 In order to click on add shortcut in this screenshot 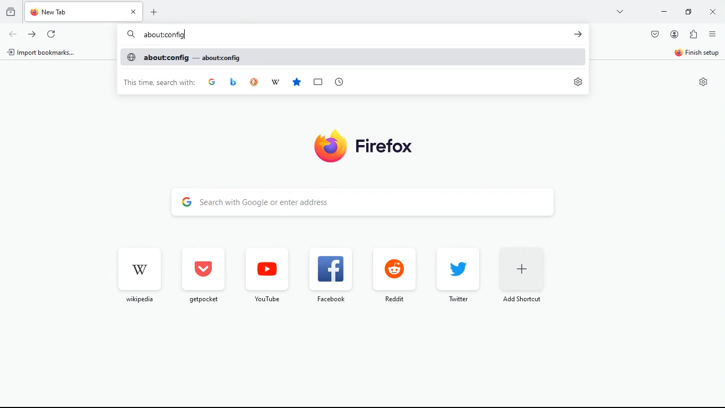, I will do `click(521, 277)`.